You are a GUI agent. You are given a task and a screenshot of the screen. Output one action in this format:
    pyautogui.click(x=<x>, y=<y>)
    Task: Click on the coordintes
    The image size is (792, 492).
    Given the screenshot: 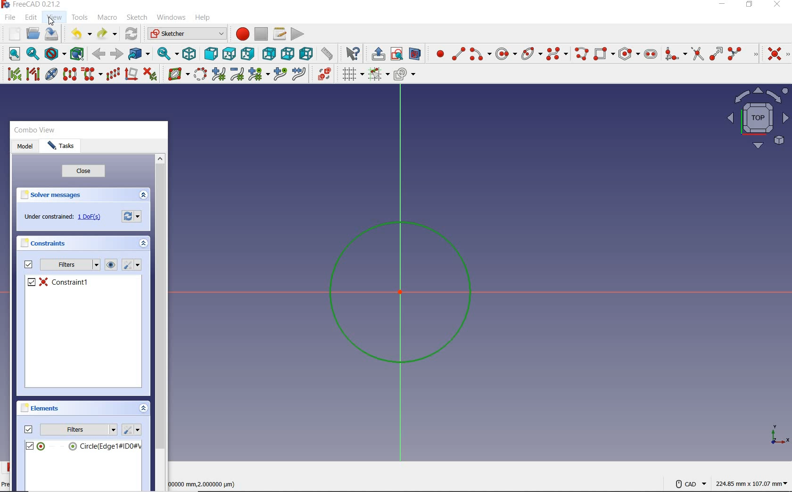 What is the action you would take?
    pyautogui.click(x=751, y=484)
    